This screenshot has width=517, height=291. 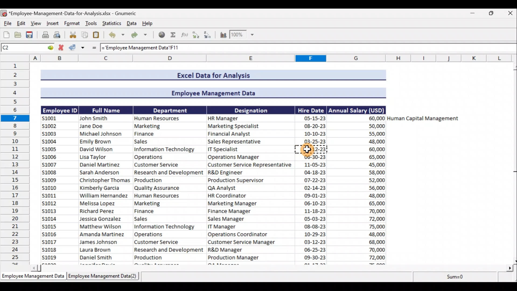 What do you see at coordinates (61, 48) in the screenshot?
I see `Cancel change` at bounding box center [61, 48].